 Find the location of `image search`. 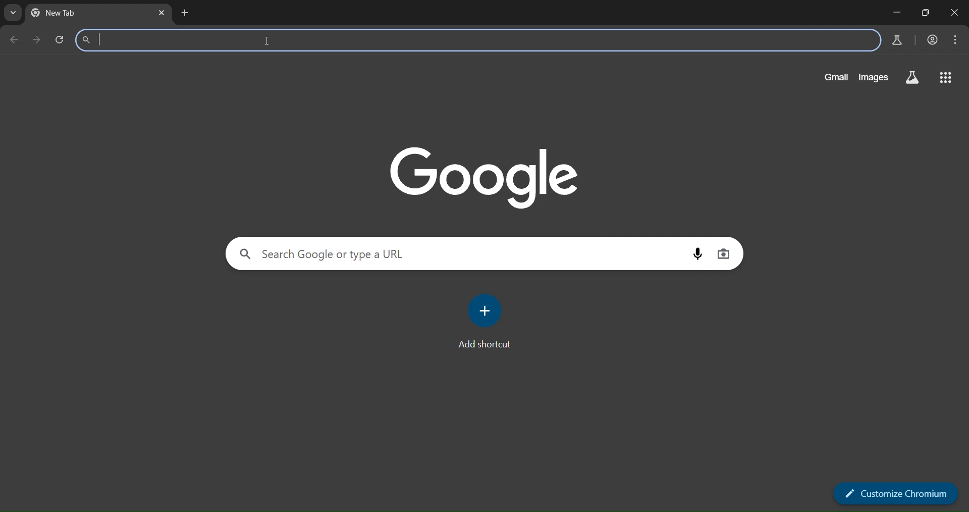

image search is located at coordinates (725, 255).